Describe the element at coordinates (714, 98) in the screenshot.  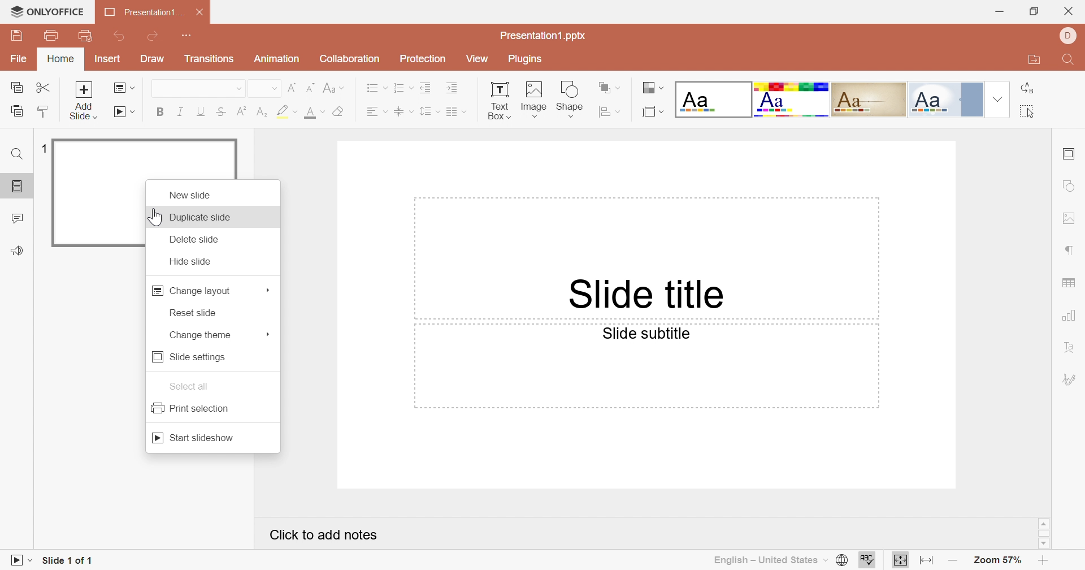
I see `Blank` at that location.